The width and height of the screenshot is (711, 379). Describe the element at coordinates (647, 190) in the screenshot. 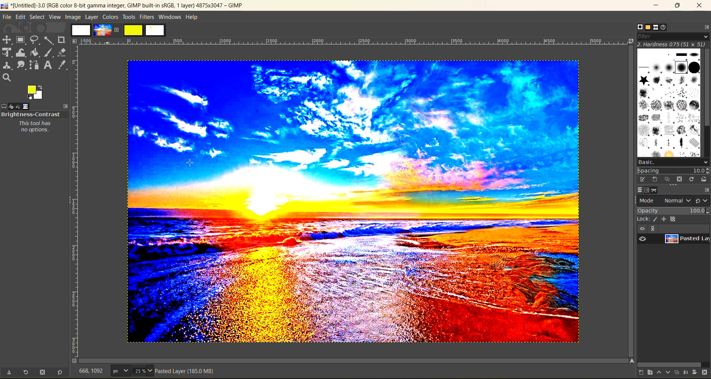

I see `channels` at that location.